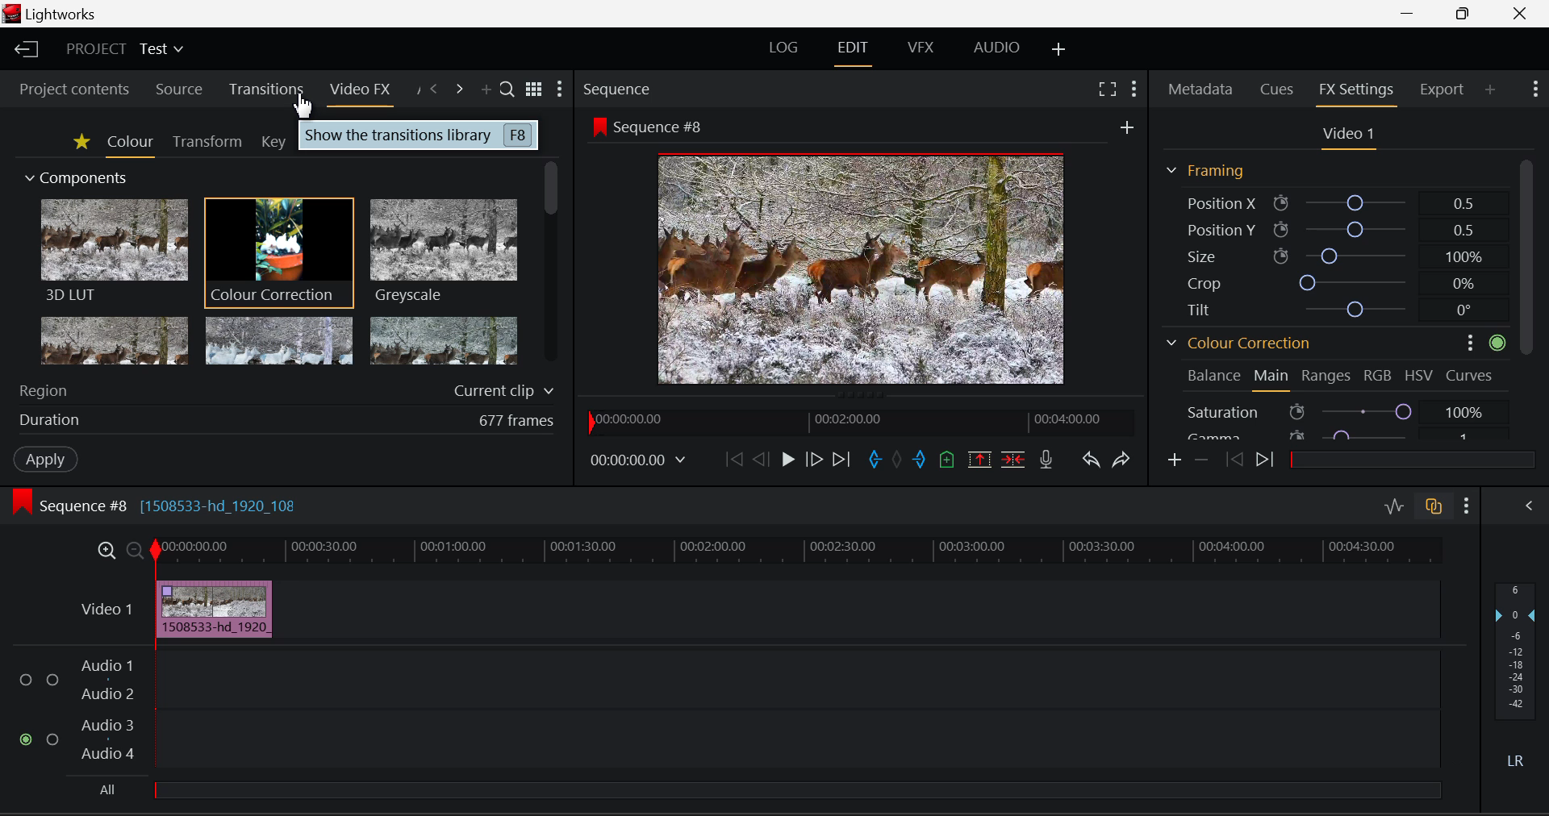 Image resolution: width=1549 pixels, height=816 pixels. Describe the element at coordinates (638, 462) in the screenshot. I see `Frame Time` at that location.